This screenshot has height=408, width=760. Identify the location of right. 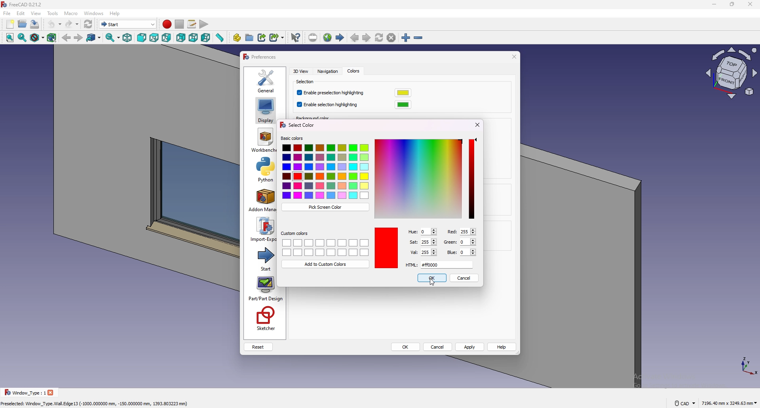
(167, 38).